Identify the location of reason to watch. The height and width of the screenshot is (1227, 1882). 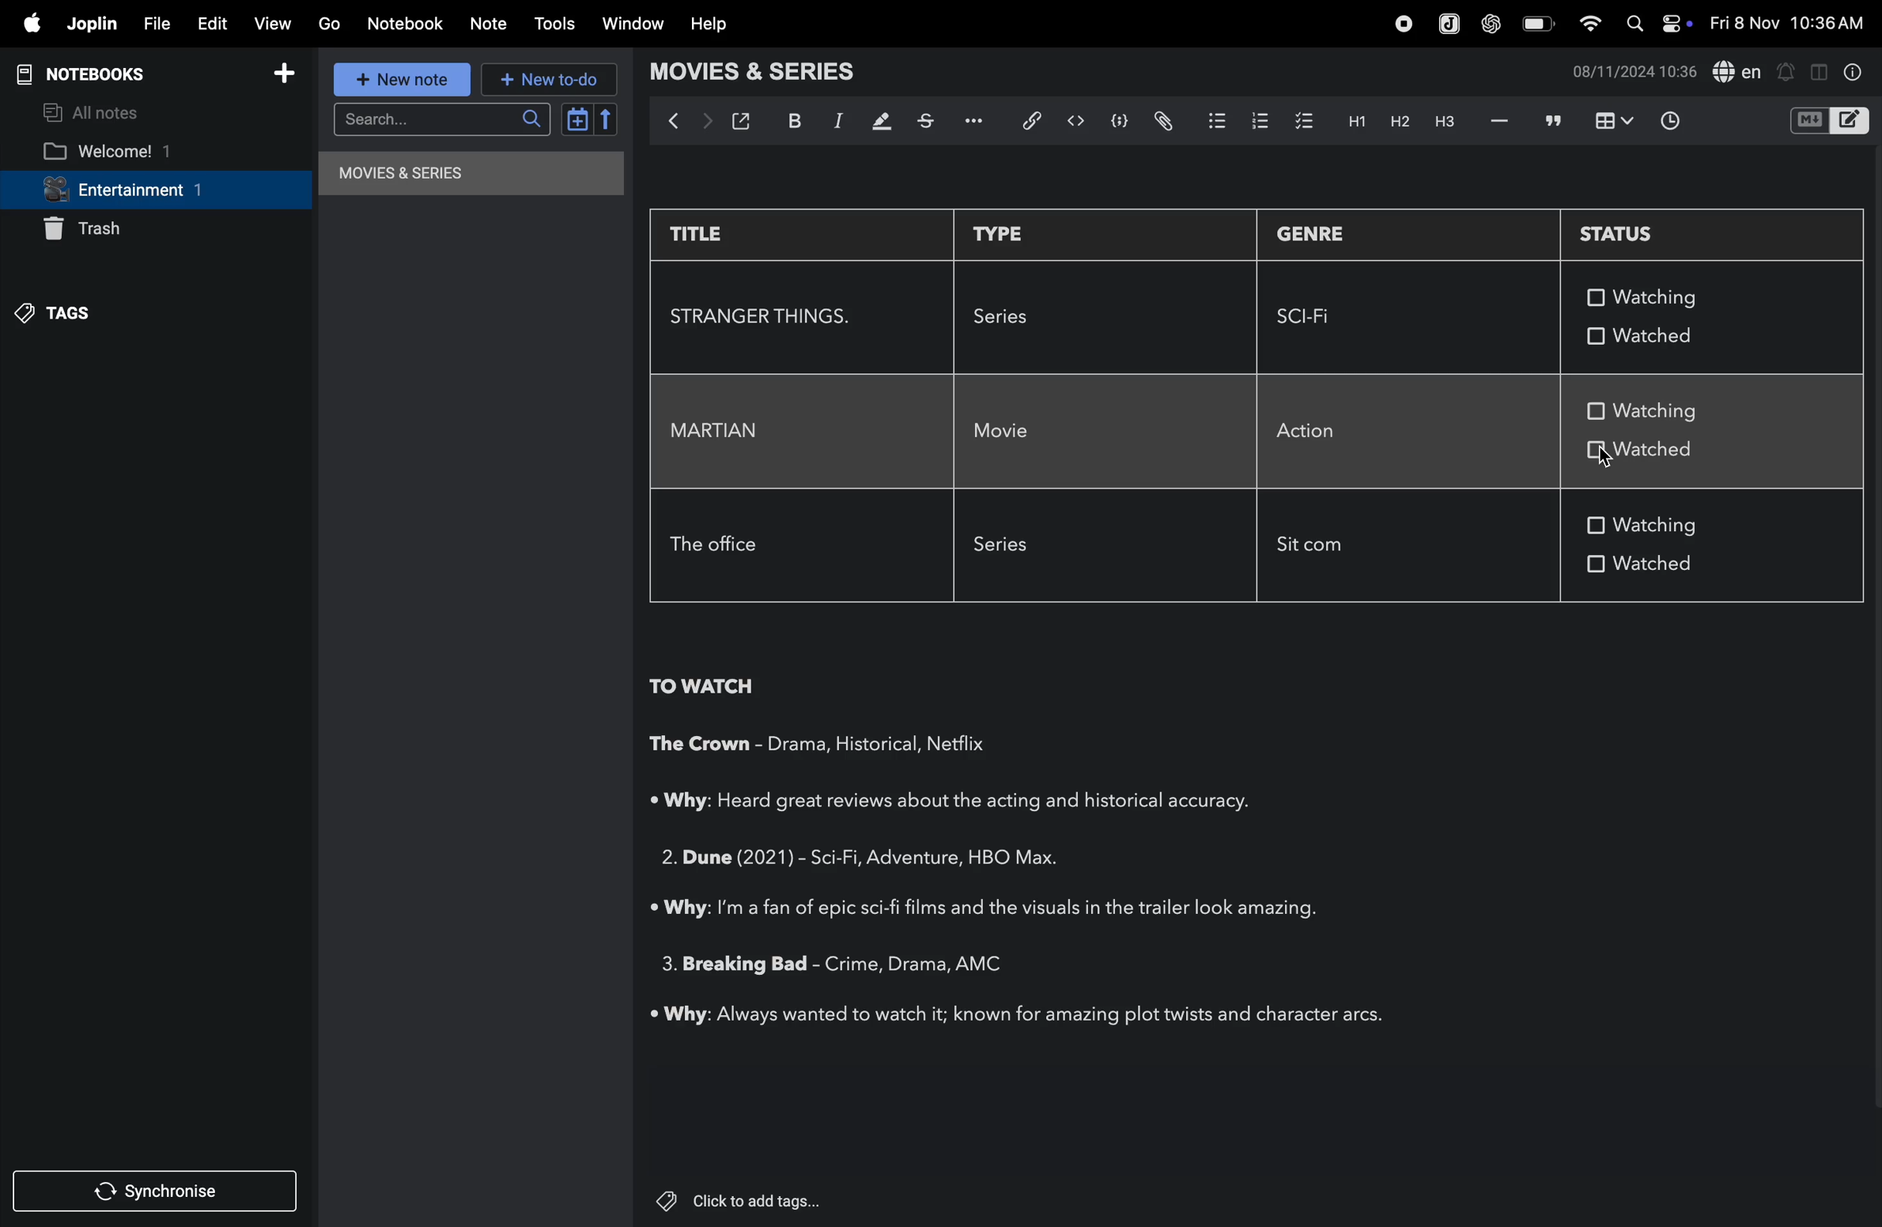
(1020, 1016).